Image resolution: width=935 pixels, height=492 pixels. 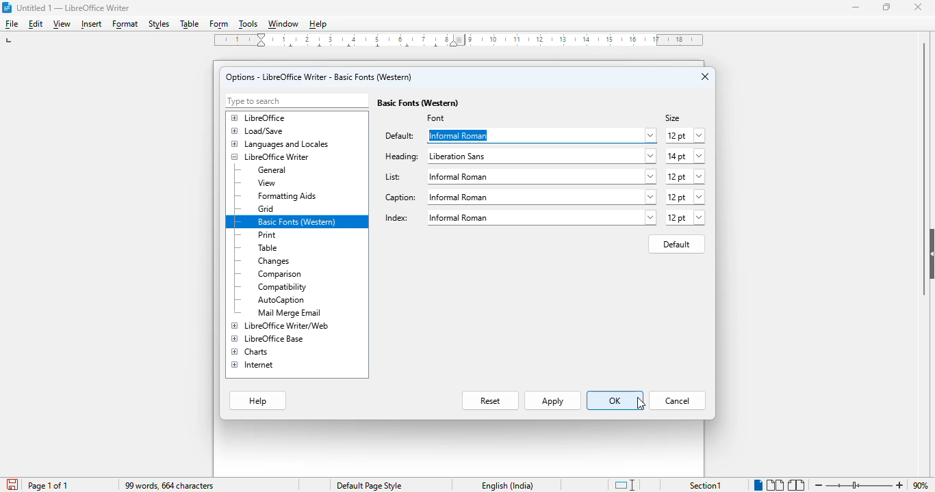 I want to click on view, so click(x=62, y=25).